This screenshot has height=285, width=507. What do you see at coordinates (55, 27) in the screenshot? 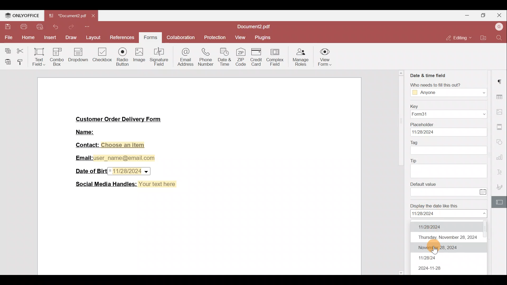
I see `Undo` at bounding box center [55, 27].